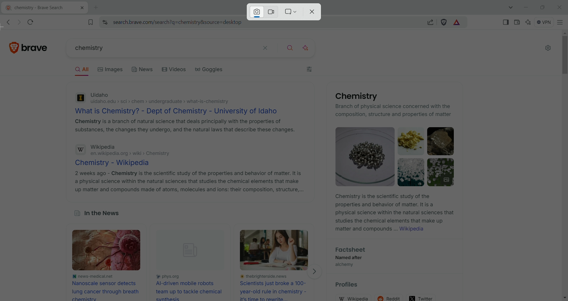 This screenshot has width=568, height=301. I want to click on Goggles, so click(213, 71).